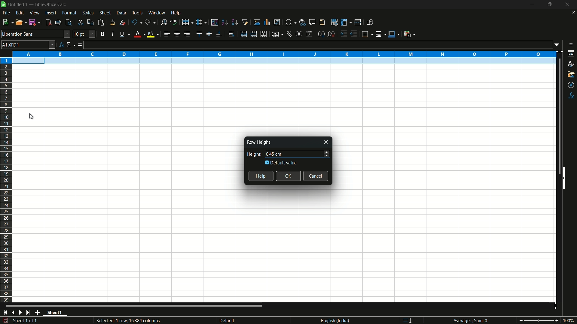  I want to click on styles, so click(570, 64).